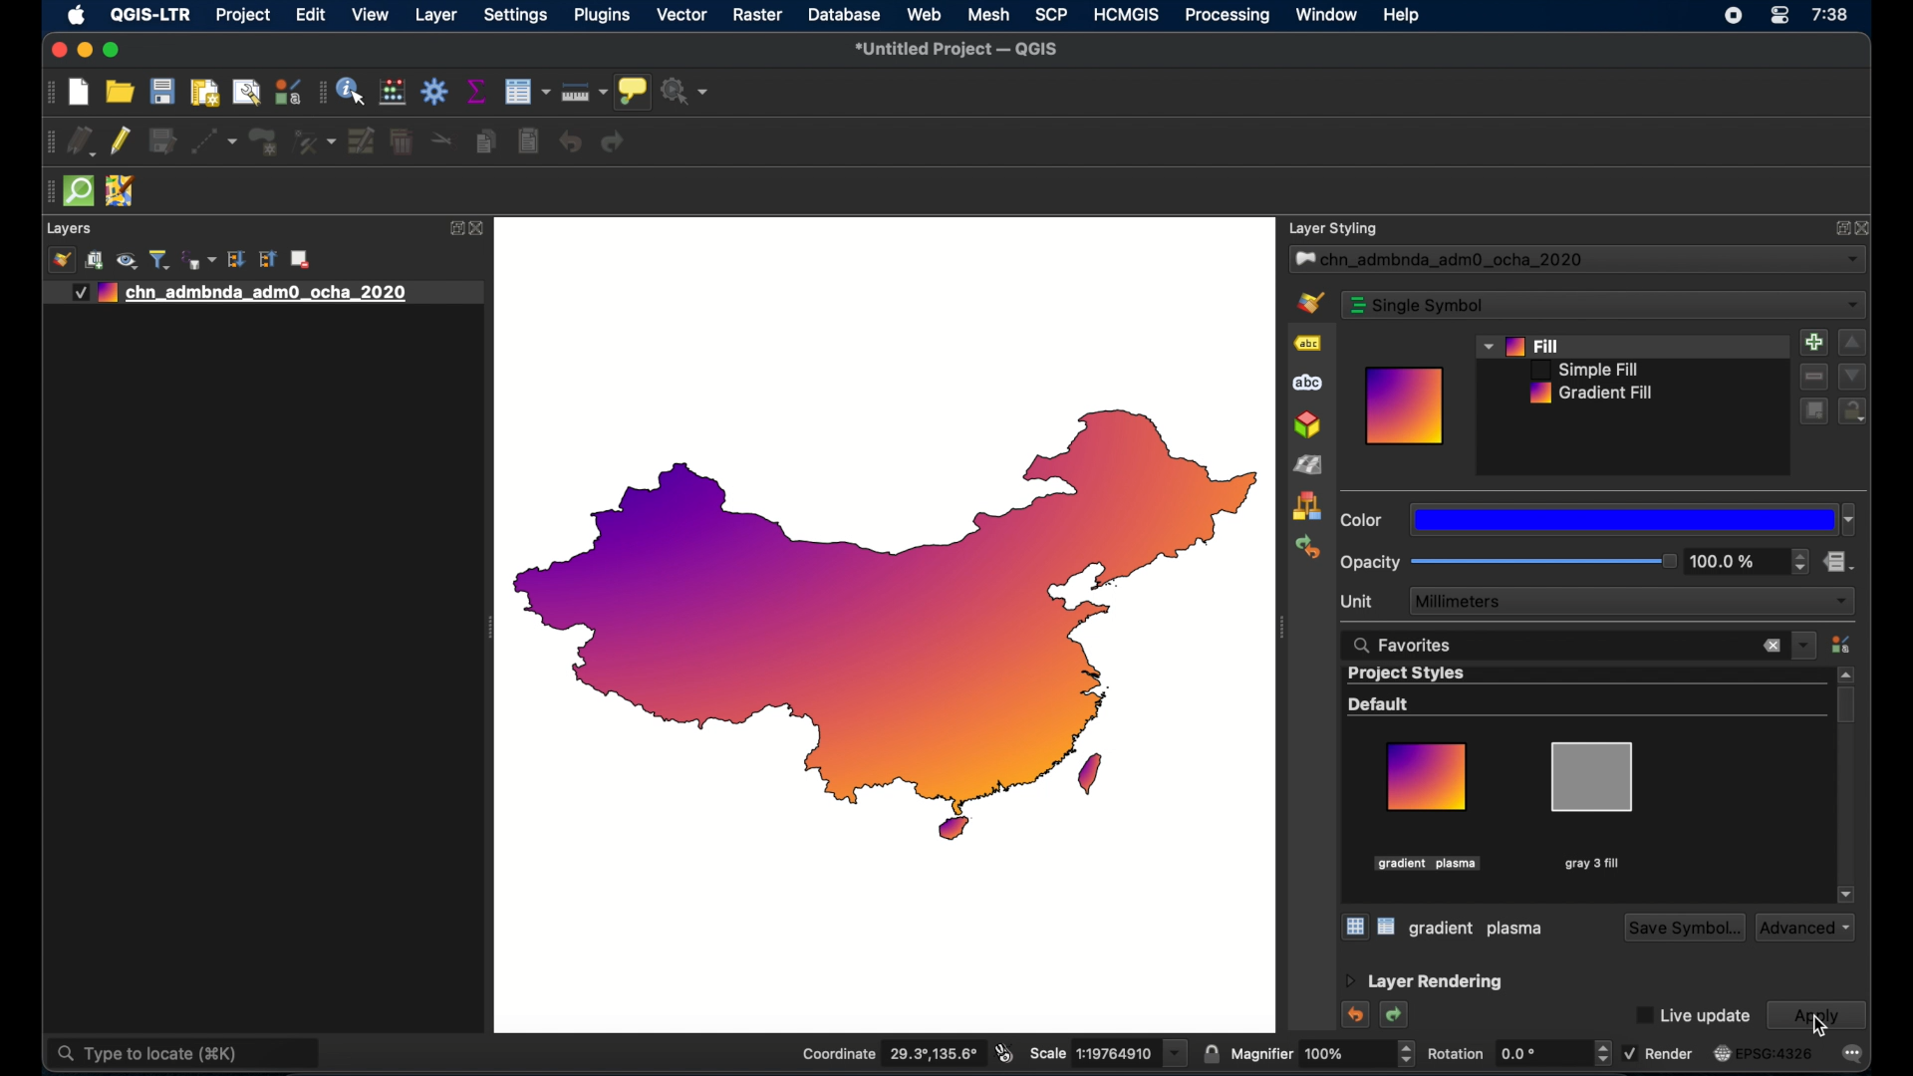 Image resolution: width=1913 pixels, height=1076 pixels. Describe the element at coordinates (371, 14) in the screenshot. I see `view` at that location.